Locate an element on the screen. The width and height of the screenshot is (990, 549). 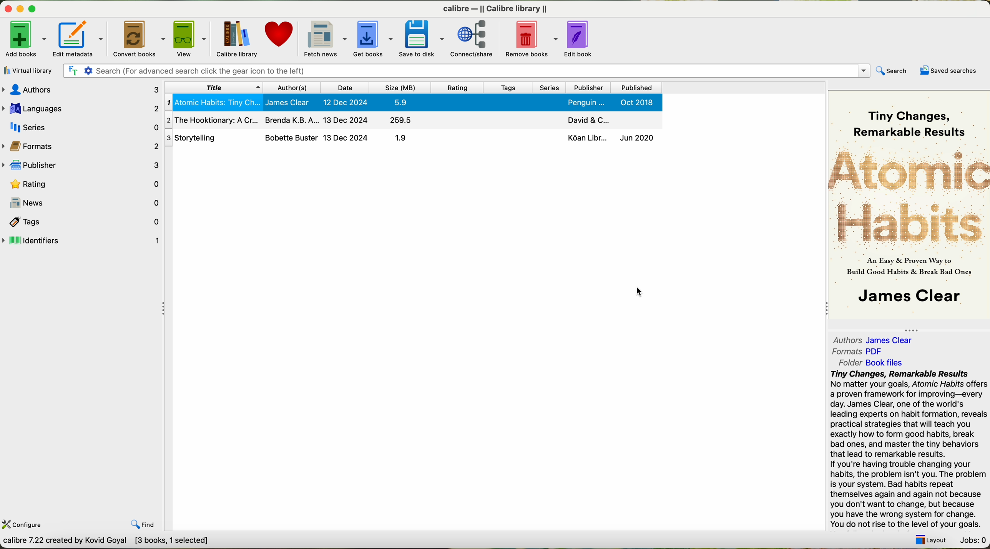
add books is located at coordinates (24, 38).